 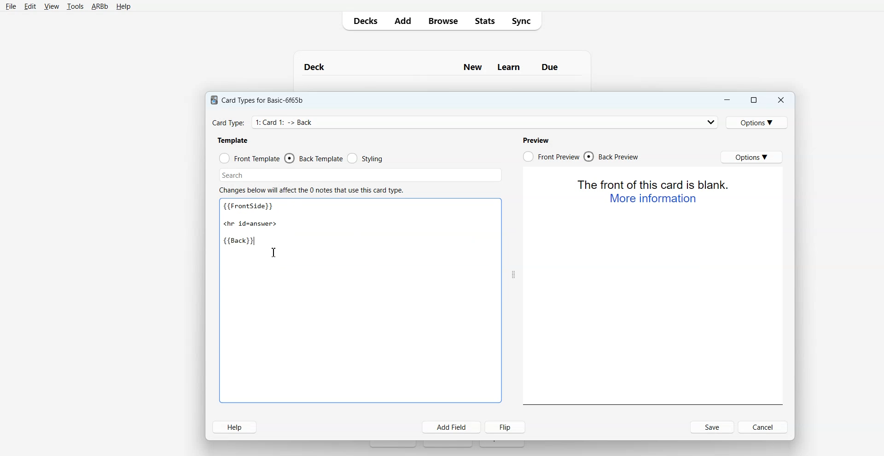 What do you see at coordinates (538, 139) in the screenshot?
I see `Text 4` at bounding box center [538, 139].